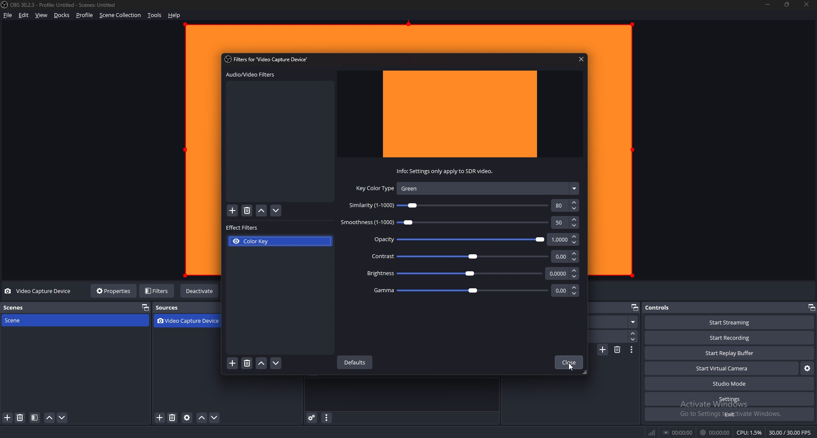  Describe the element at coordinates (729, 414) in the screenshot. I see `exit` at that location.